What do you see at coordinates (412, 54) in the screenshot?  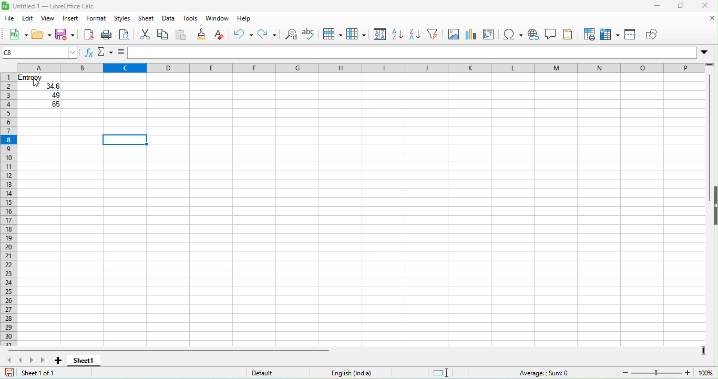 I see `formula bar` at bounding box center [412, 54].